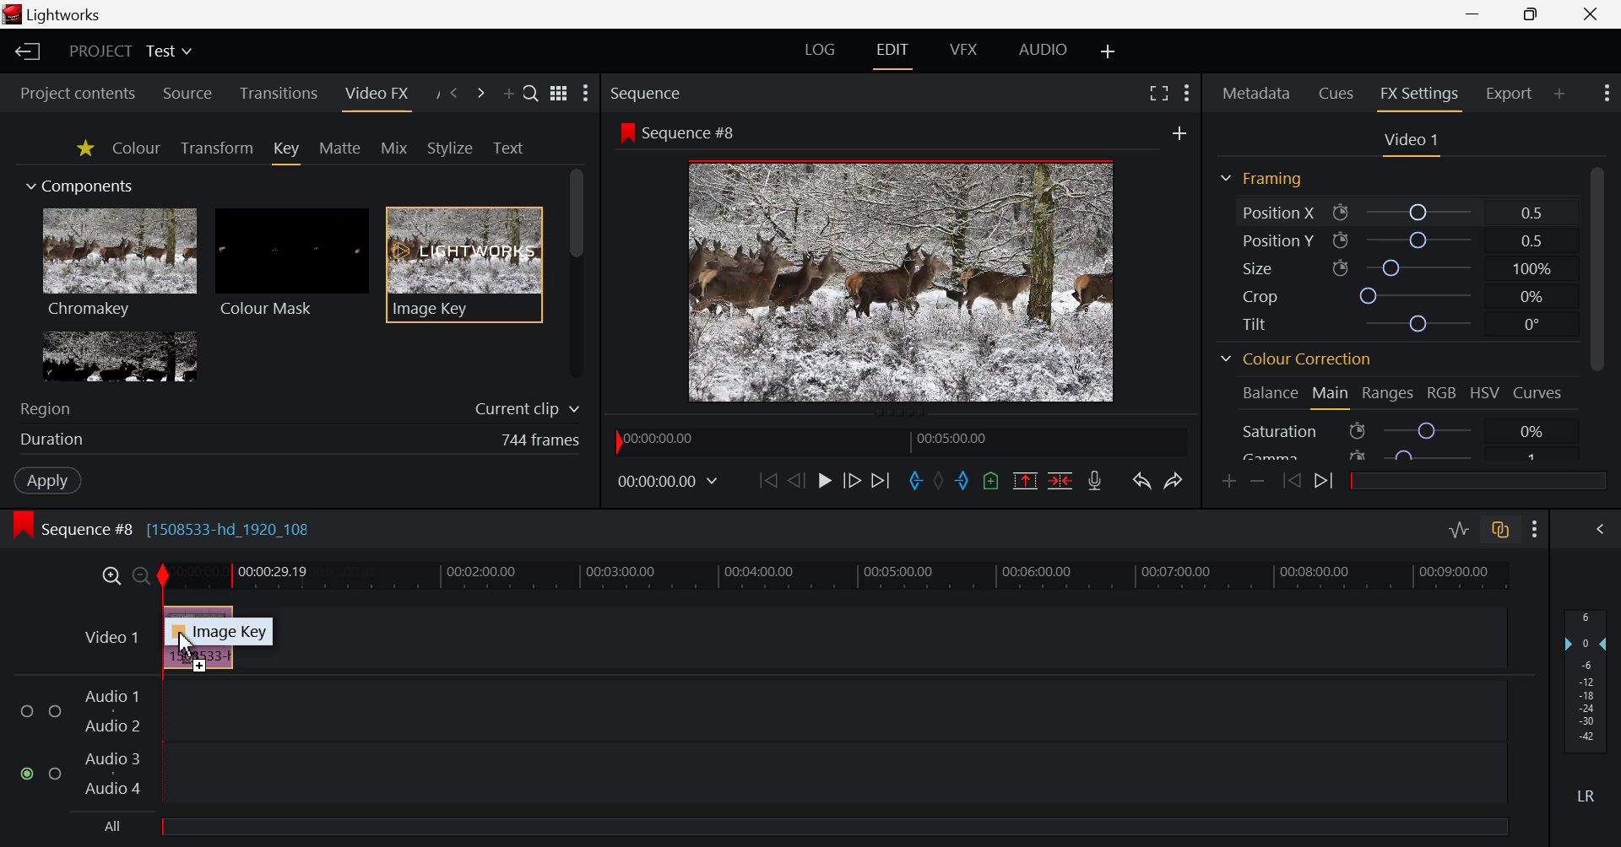  Describe the element at coordinates (942, 482) in the screenshot. I see `Remove all marks` at that location.